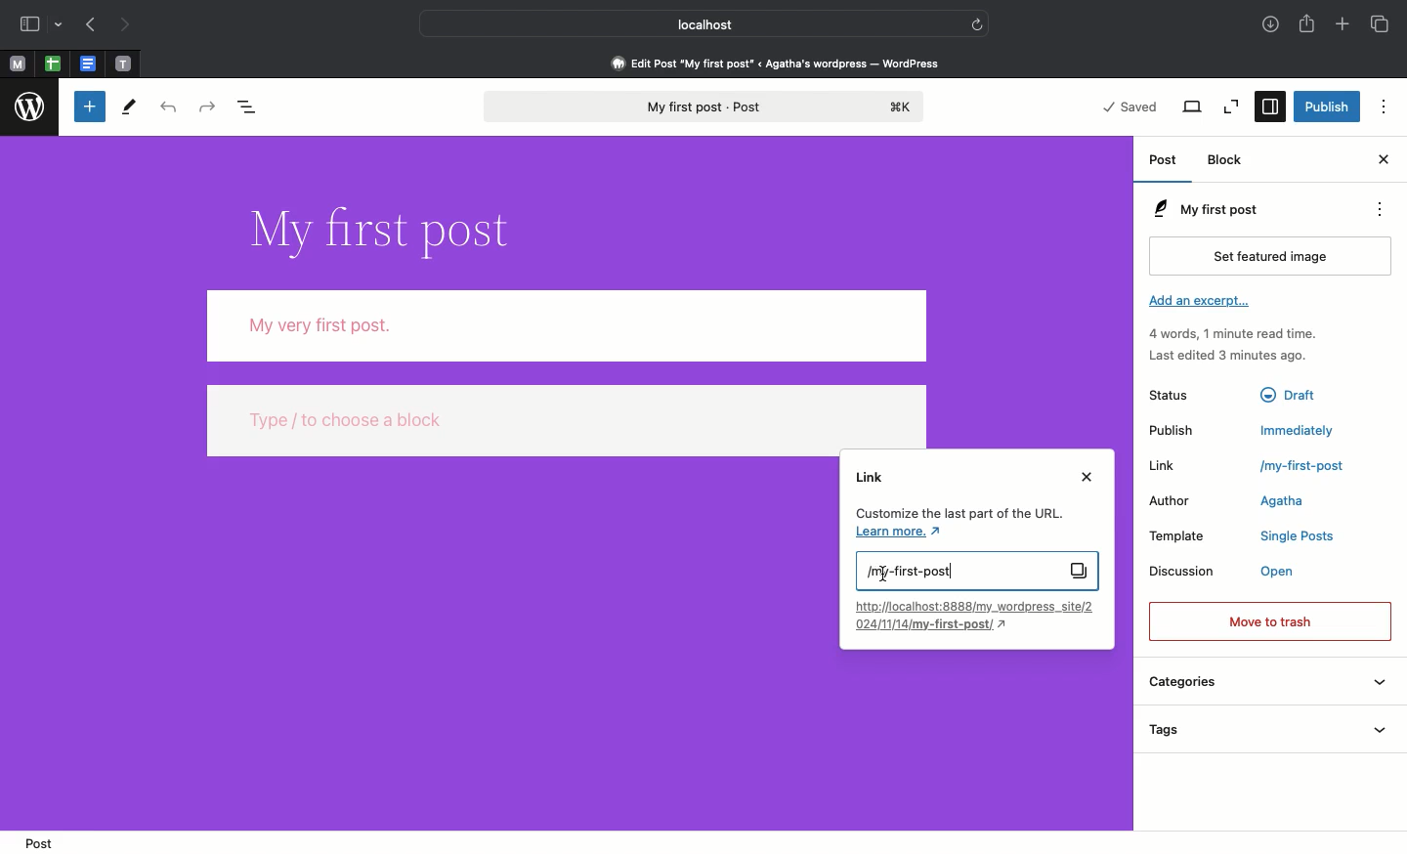  What do you see at coordinates (1232, 161) in the screenshot?
I see `Block` at bounding box center [1232, 161].